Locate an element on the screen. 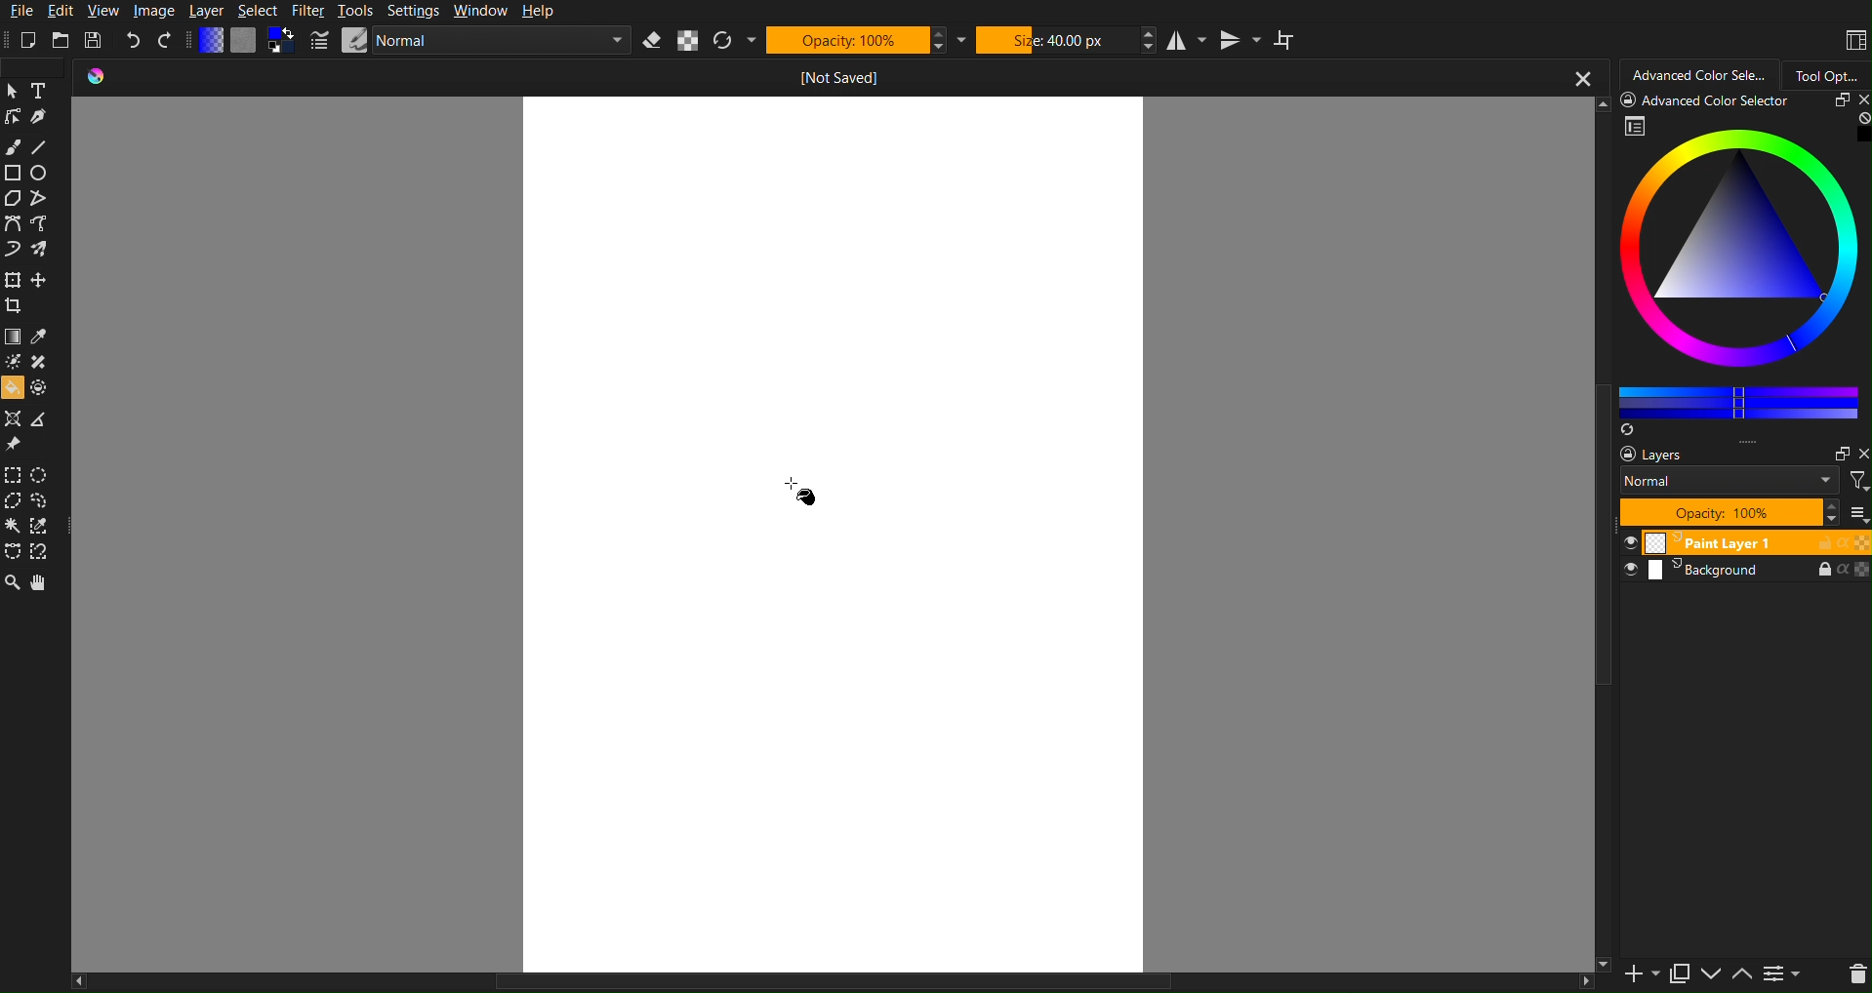  Size: 40.00 px is located at coordinates (1068, 39).